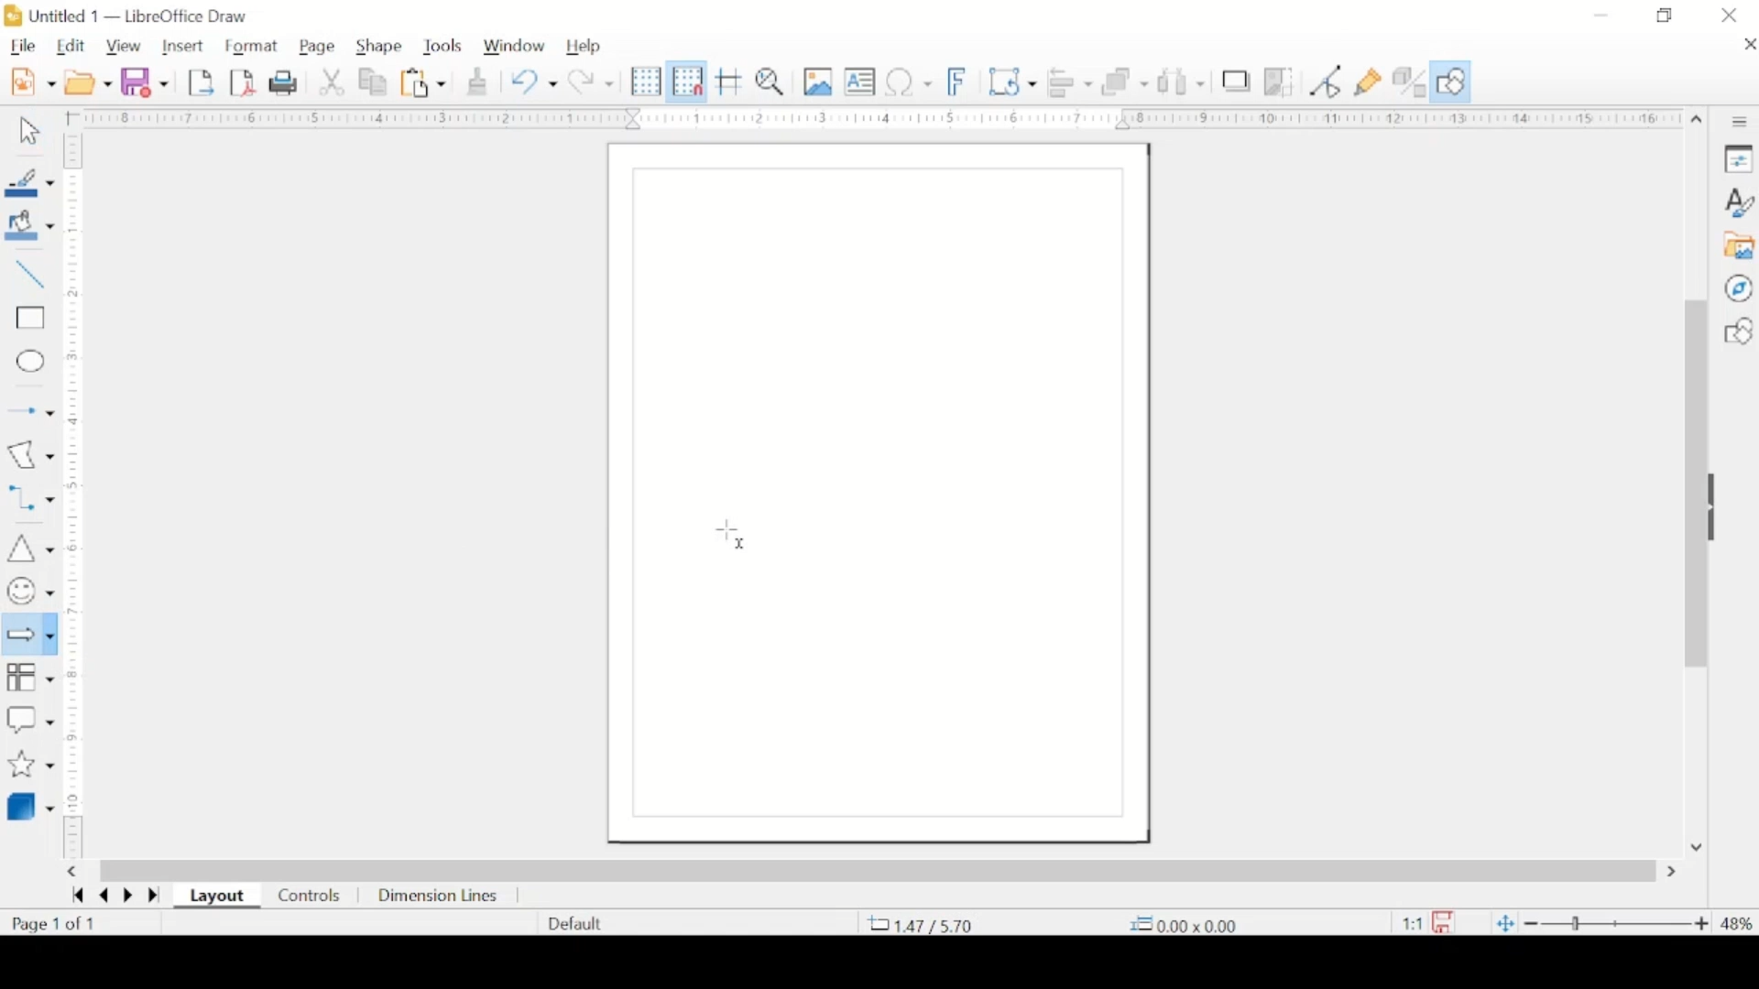 The width and height of the screenshot is (1759, 989). Describe the element at coordinates (127, 896) in the screenshot. I see `next` at that location.